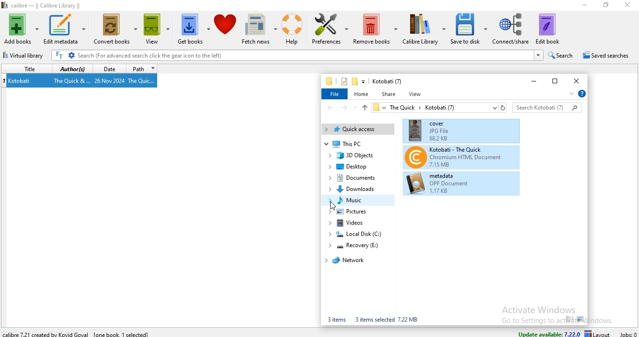  Describe the element at coordinates (553, 80) in the screenshot. I see `restore` at that location.